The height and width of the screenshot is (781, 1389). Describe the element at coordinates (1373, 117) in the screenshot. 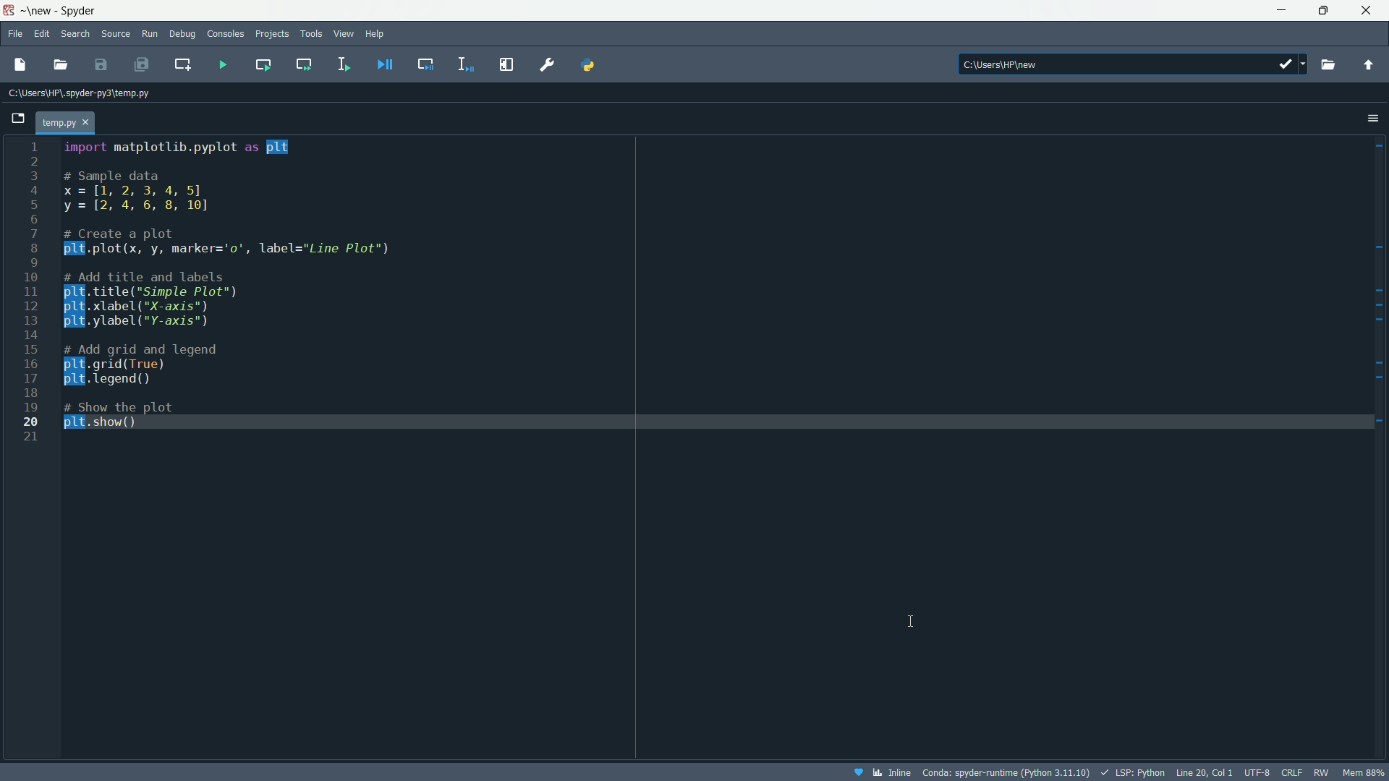

I see `options` at that location.